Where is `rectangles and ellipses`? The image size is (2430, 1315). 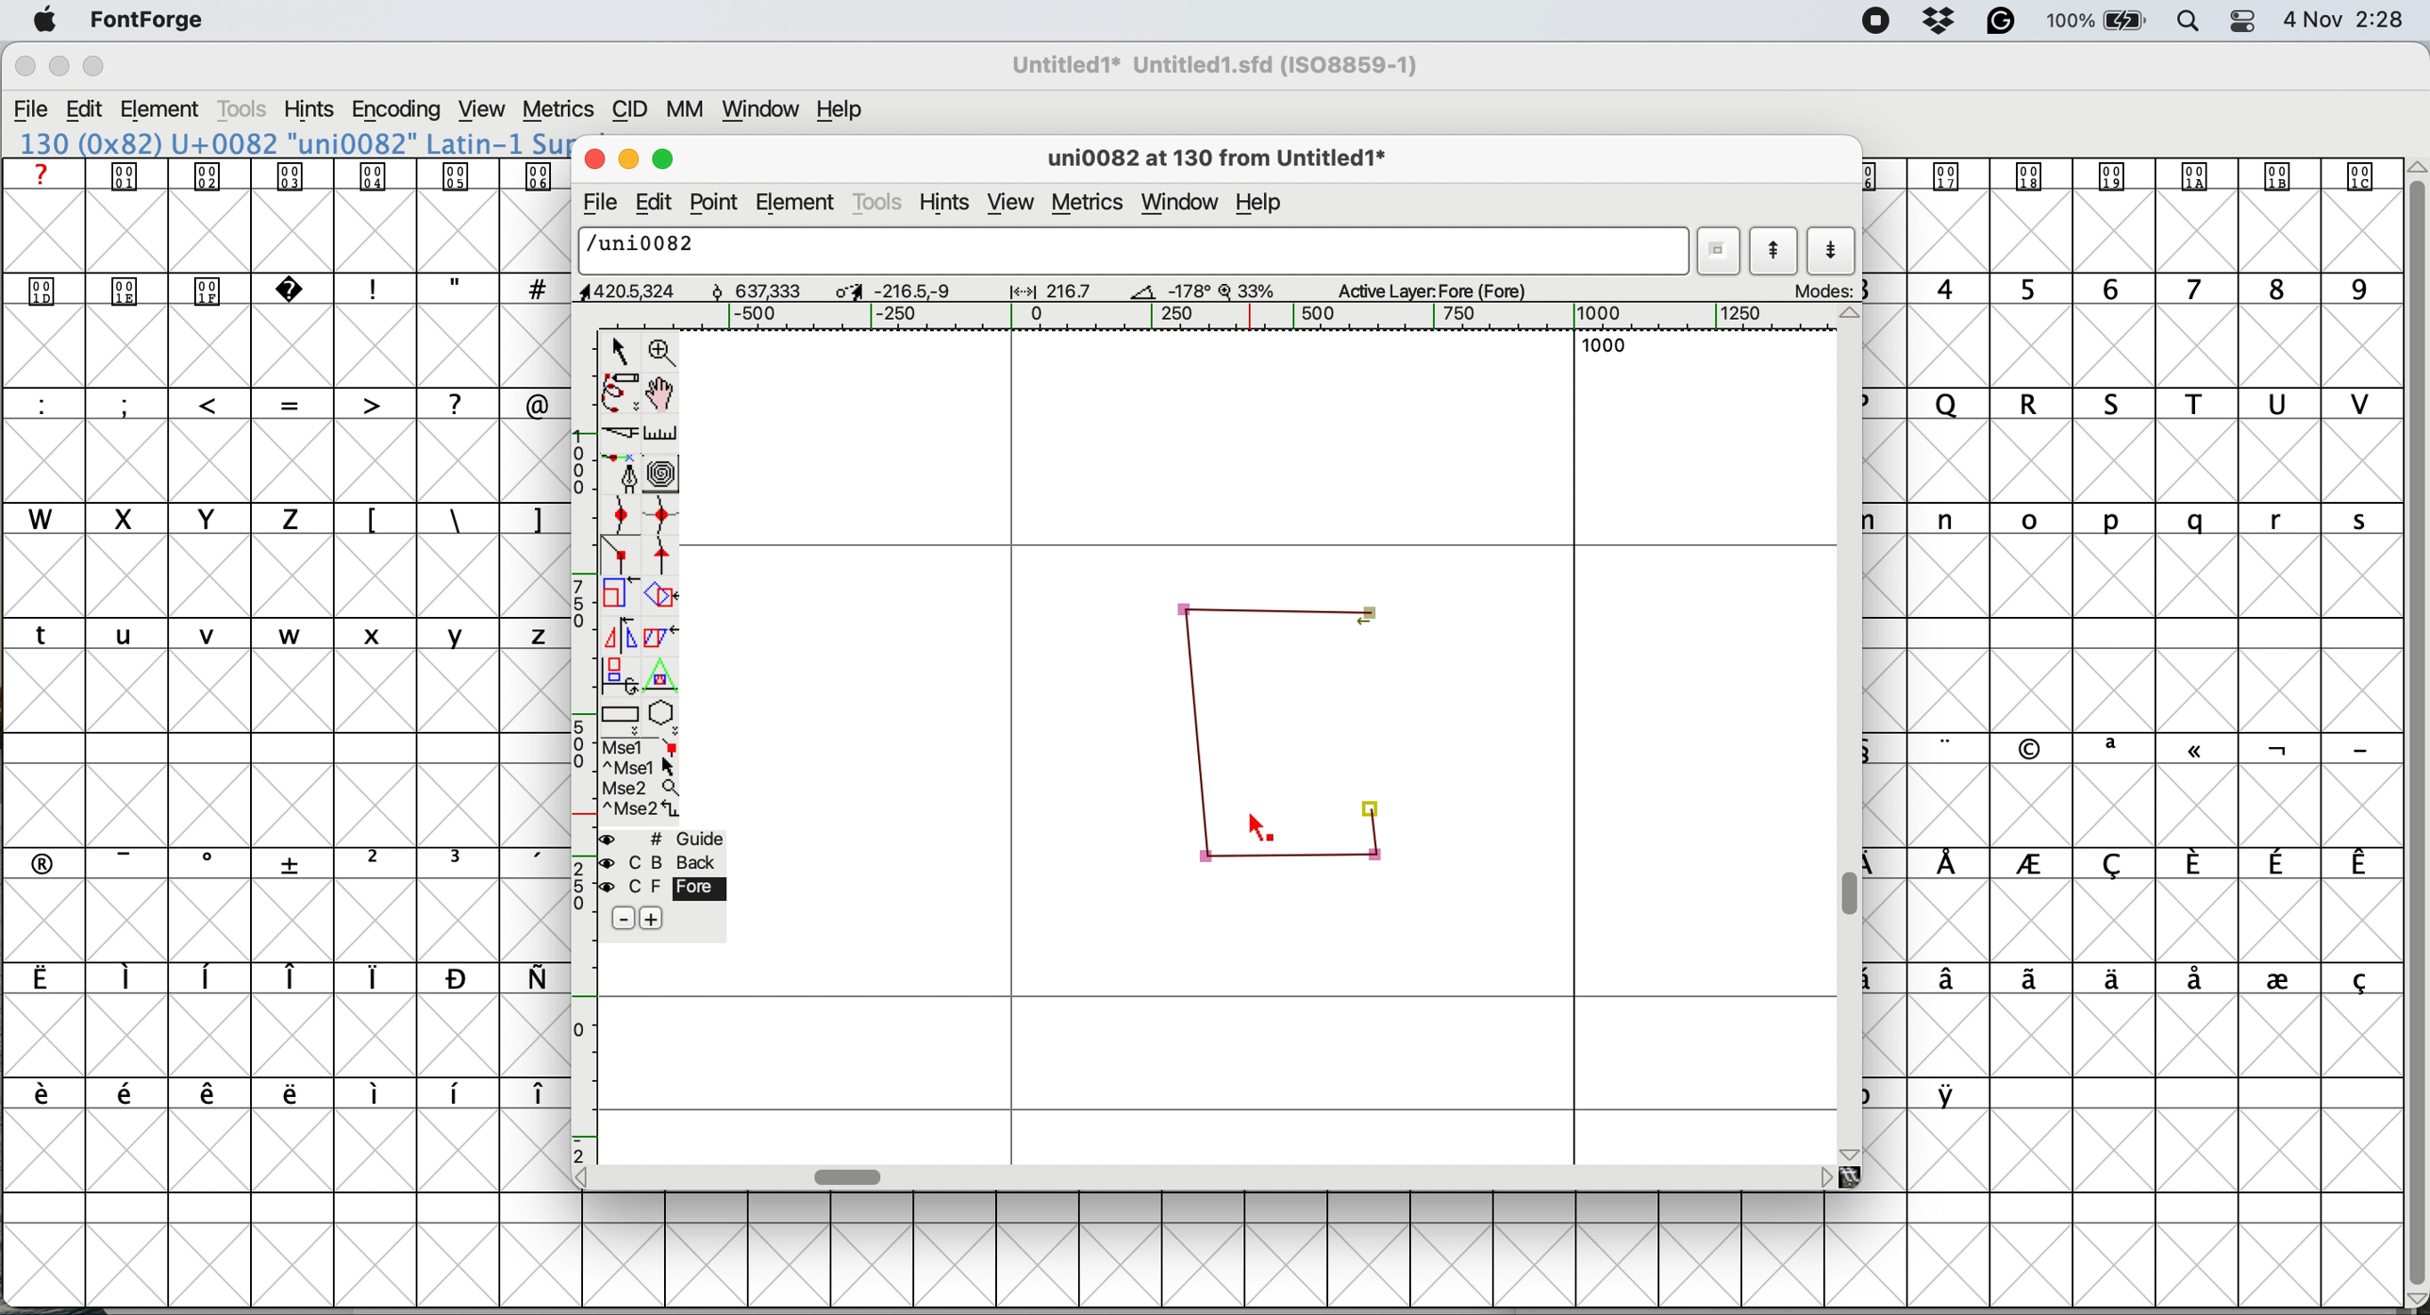 rectangles and ellipses is located at coordinates (623, 717).